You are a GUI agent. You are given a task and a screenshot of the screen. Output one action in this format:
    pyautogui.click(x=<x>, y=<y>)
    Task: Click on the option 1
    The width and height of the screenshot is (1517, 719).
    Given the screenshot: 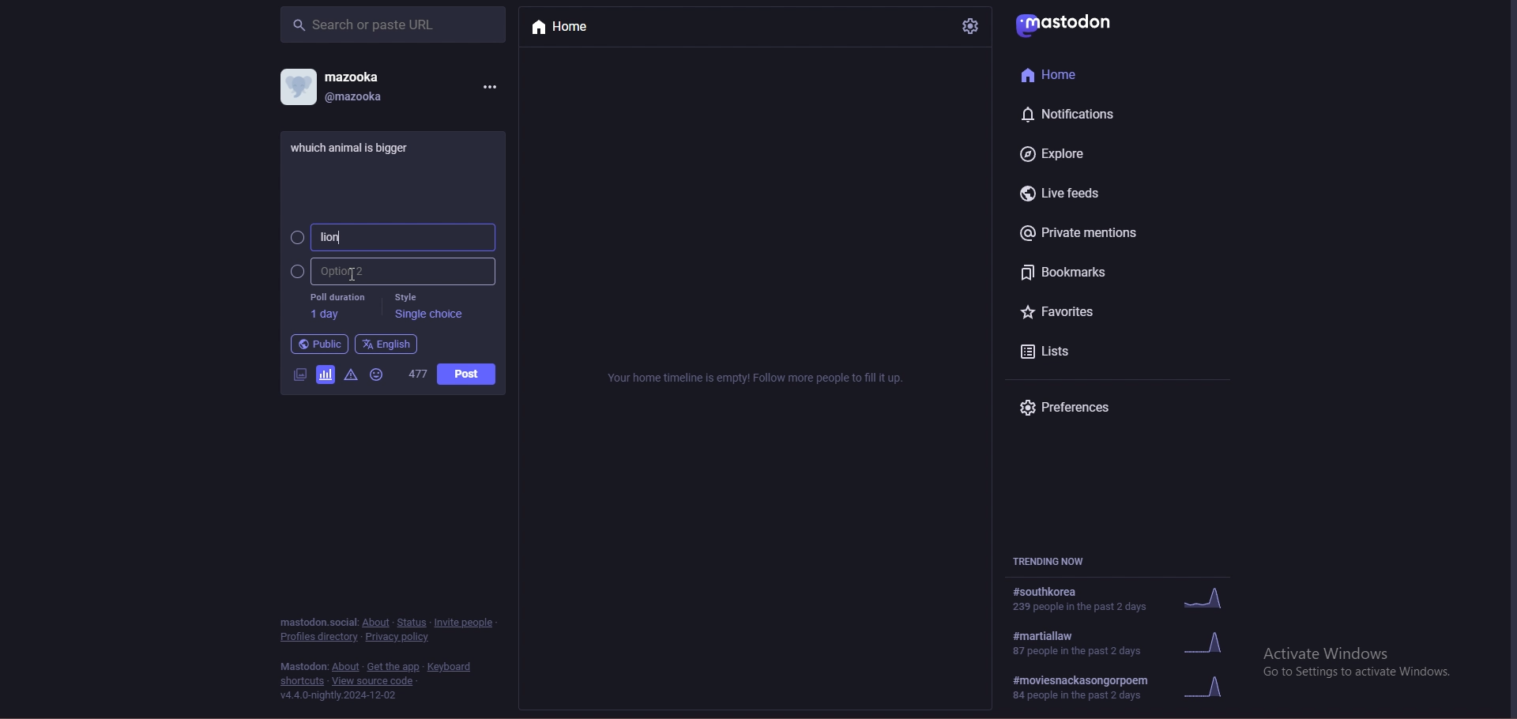 What is the action you would take?
    pyautogui.click(x=391, y=237)
    